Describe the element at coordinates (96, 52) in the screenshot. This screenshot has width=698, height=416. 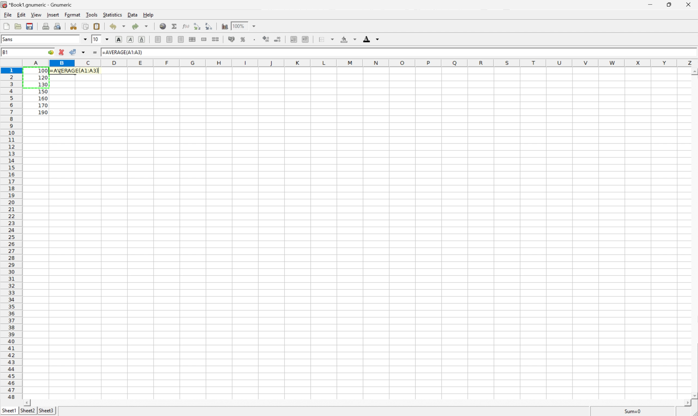
I see `Enter formula` at that location.